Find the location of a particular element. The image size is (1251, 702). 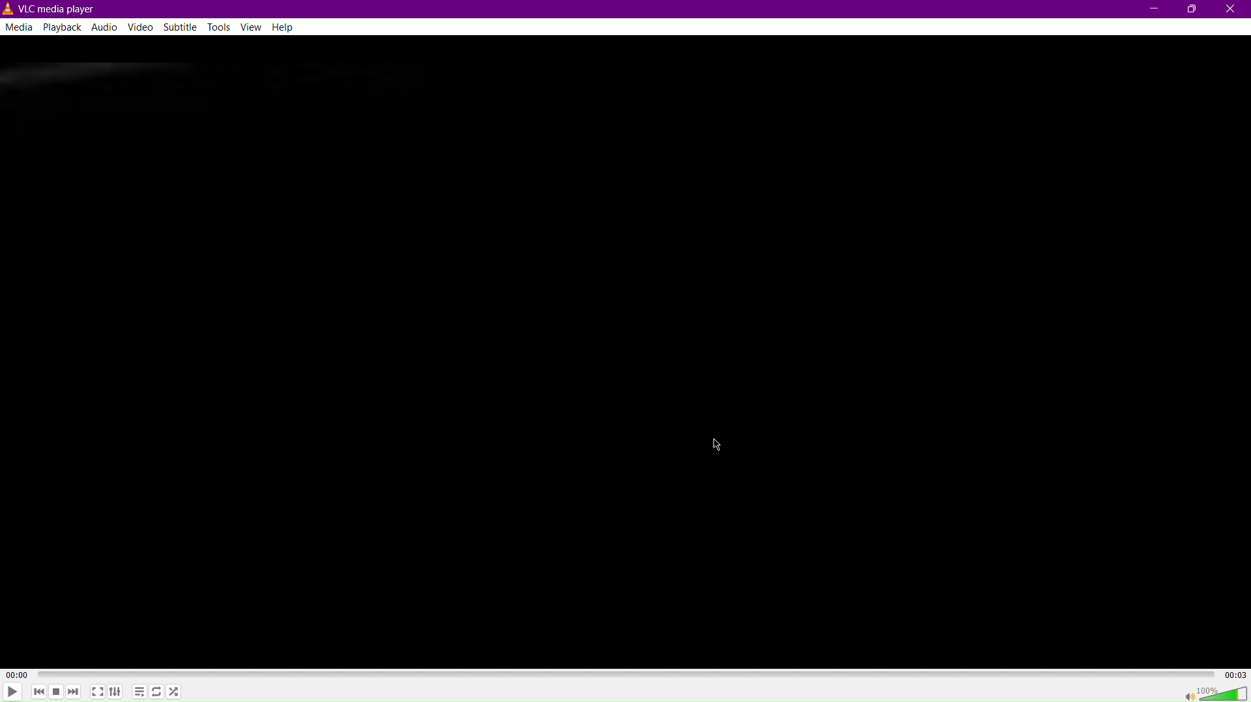

Elapsed time is located at coordinates (15, 674).